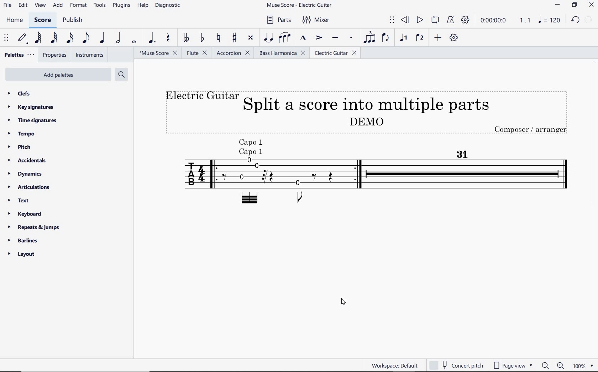 The height and width of the screenshot is (372, 598). What do you see at coordinates (133, 41) in the screenshot?
I see `whole note` at bounding box center [133, 41].